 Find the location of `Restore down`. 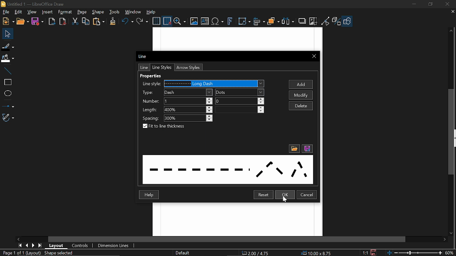

Restore down is located at coordinates (430, 5).